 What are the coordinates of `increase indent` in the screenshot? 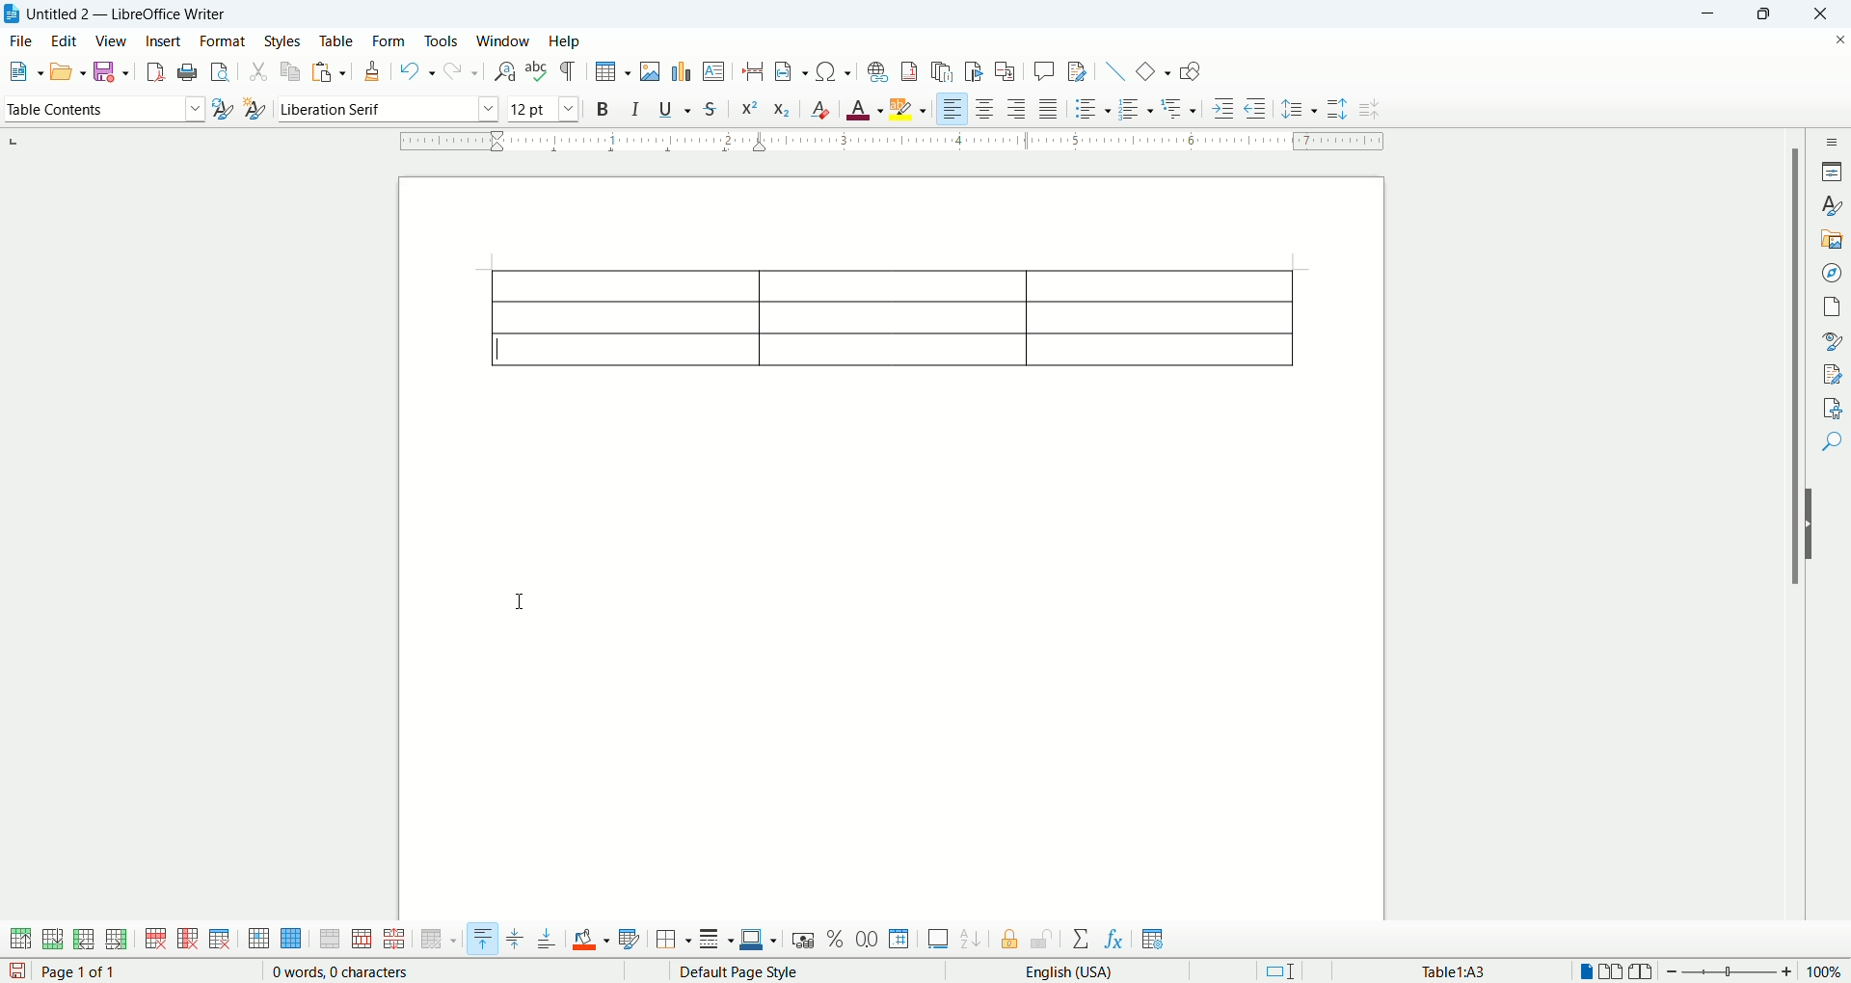 It's located at (1225, 108).